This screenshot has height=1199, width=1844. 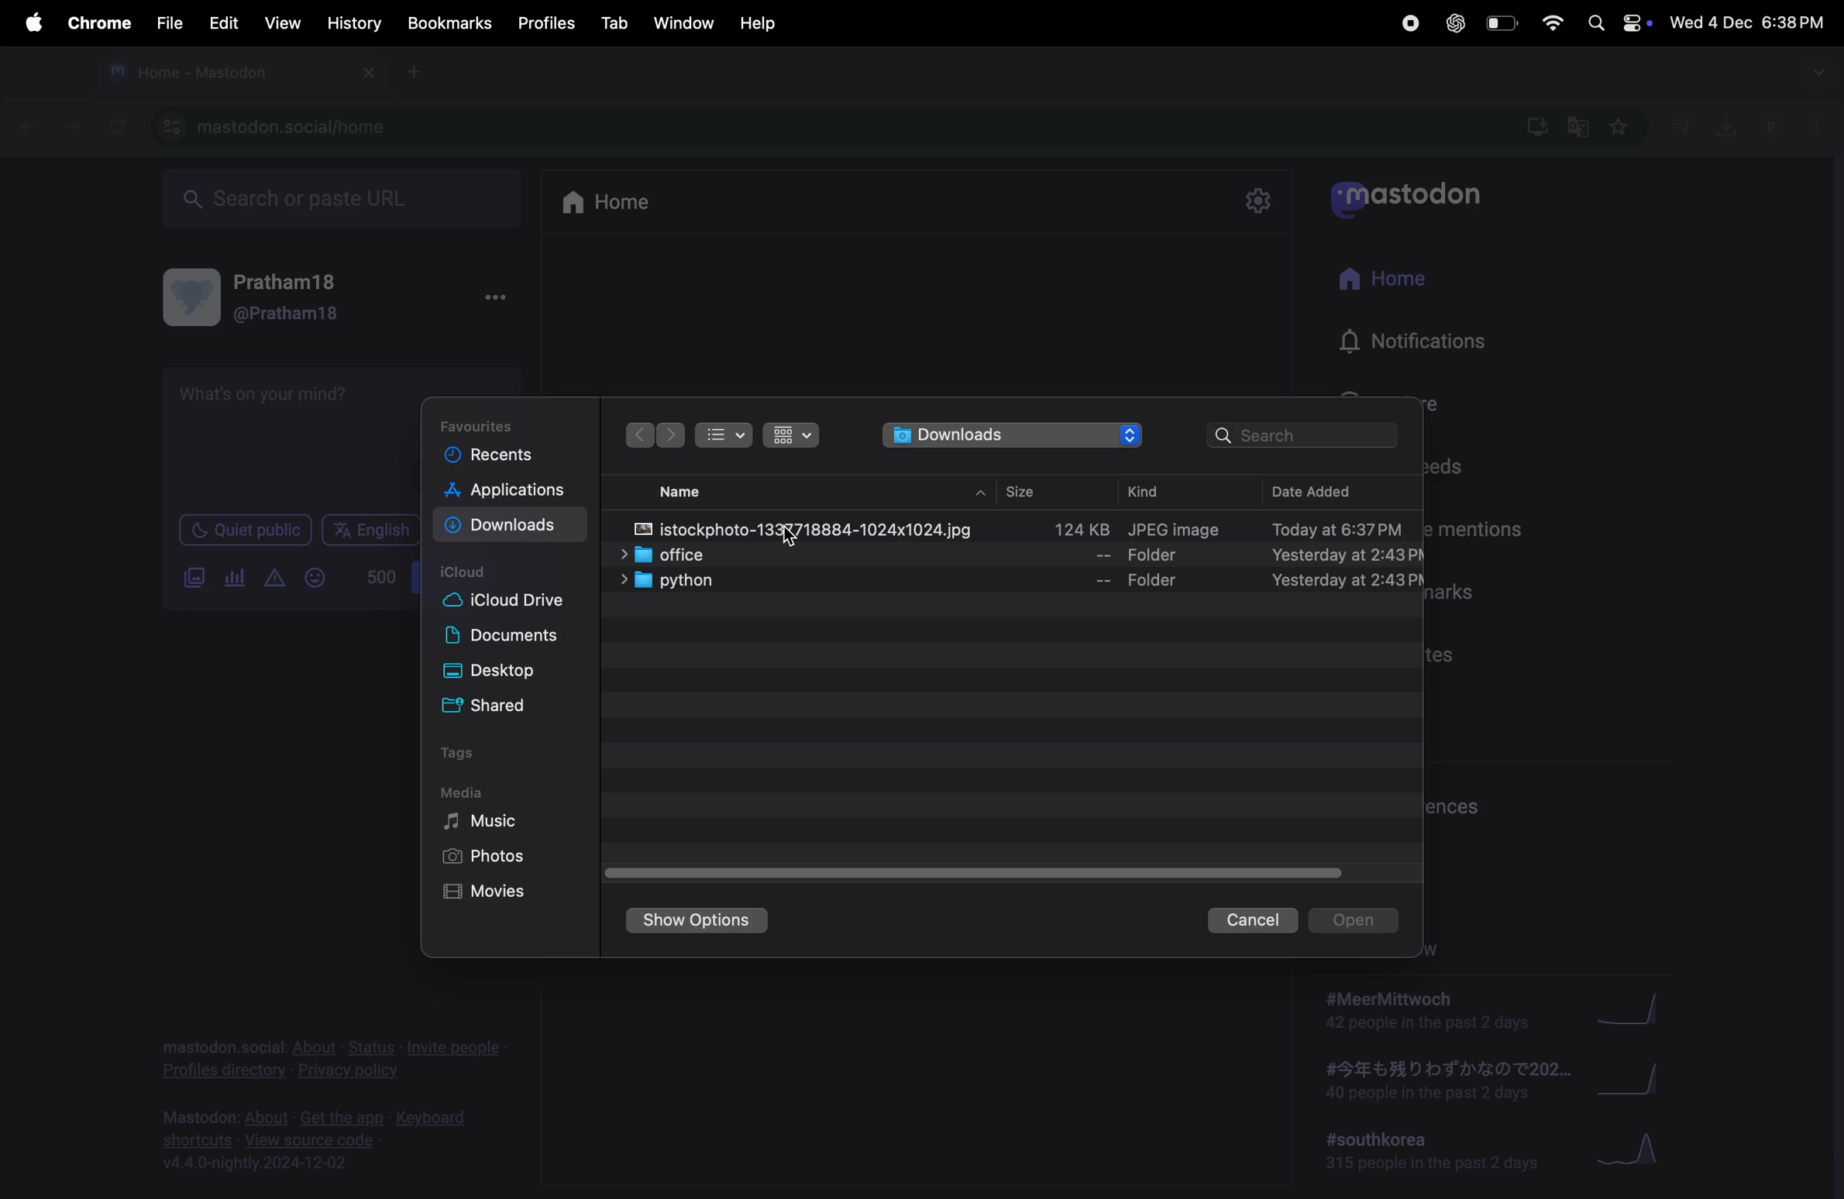 I want to click on options, so click(x=493, y=301).